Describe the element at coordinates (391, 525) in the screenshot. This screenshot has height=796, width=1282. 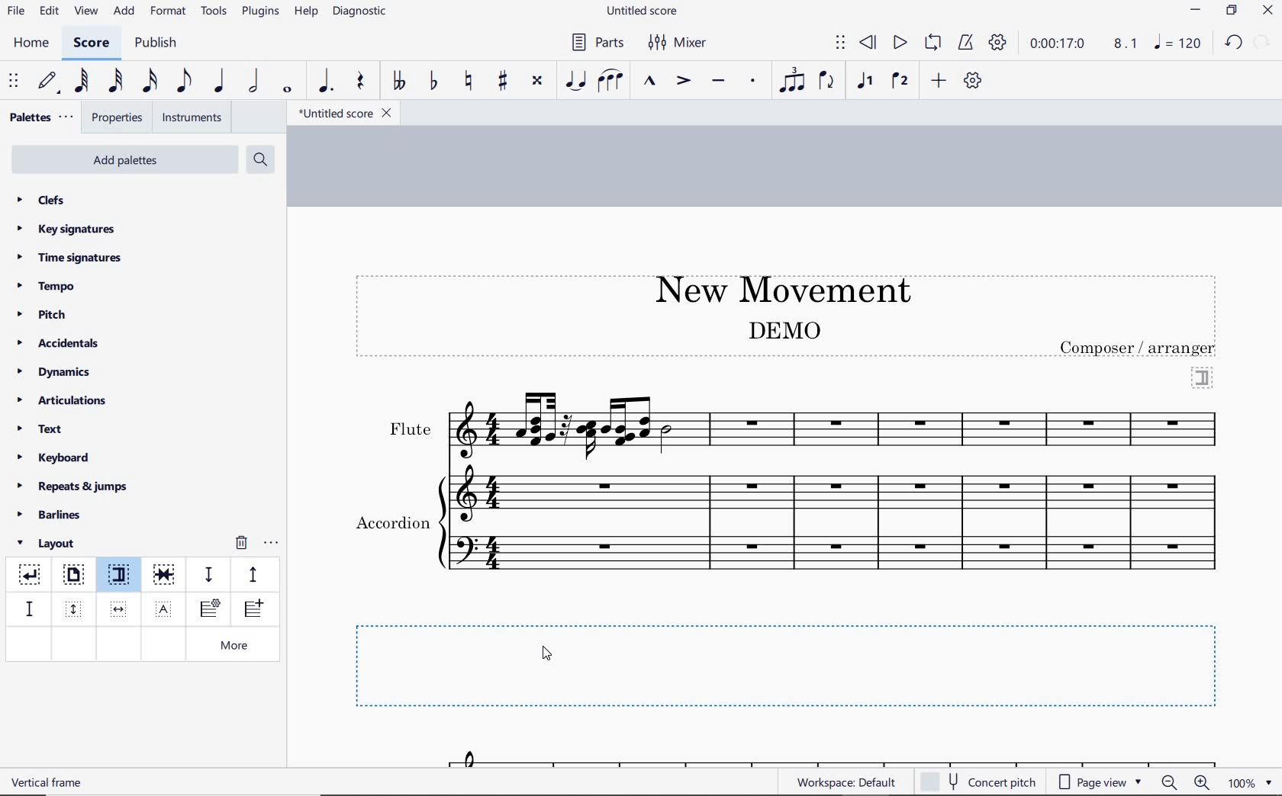
I see `text` at that location.